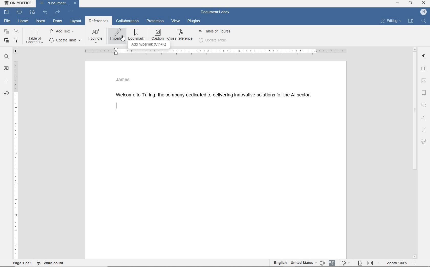 The width and height of the screenshot is (430, 267). What do you see at coordinates (393, 20) in the screenshot?
I see `Editing` at bounding box center [393, 20].